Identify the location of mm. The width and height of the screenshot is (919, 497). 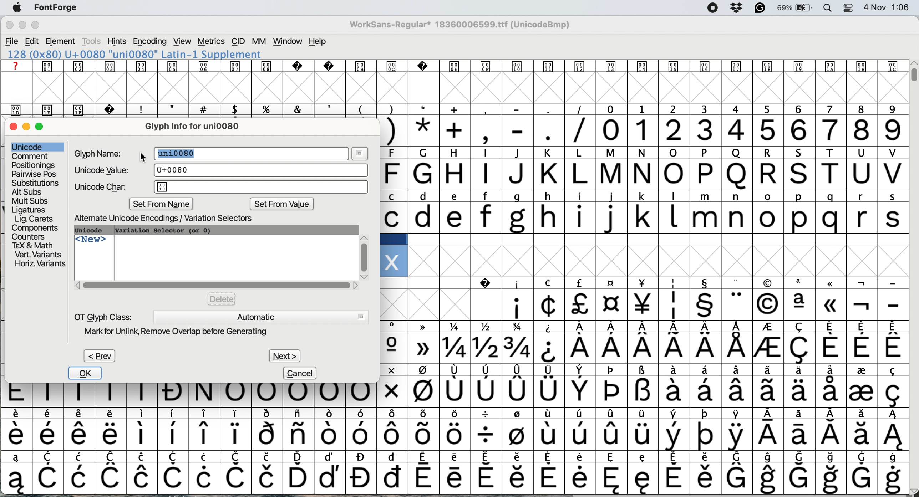
(258, 41).